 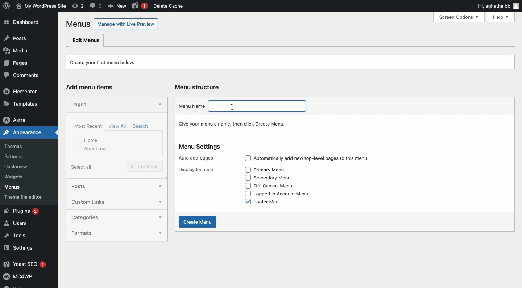 What do you see at coordinates (81, 167) in the screenshot?
I see `Select all` at bounding box center [81, 167].